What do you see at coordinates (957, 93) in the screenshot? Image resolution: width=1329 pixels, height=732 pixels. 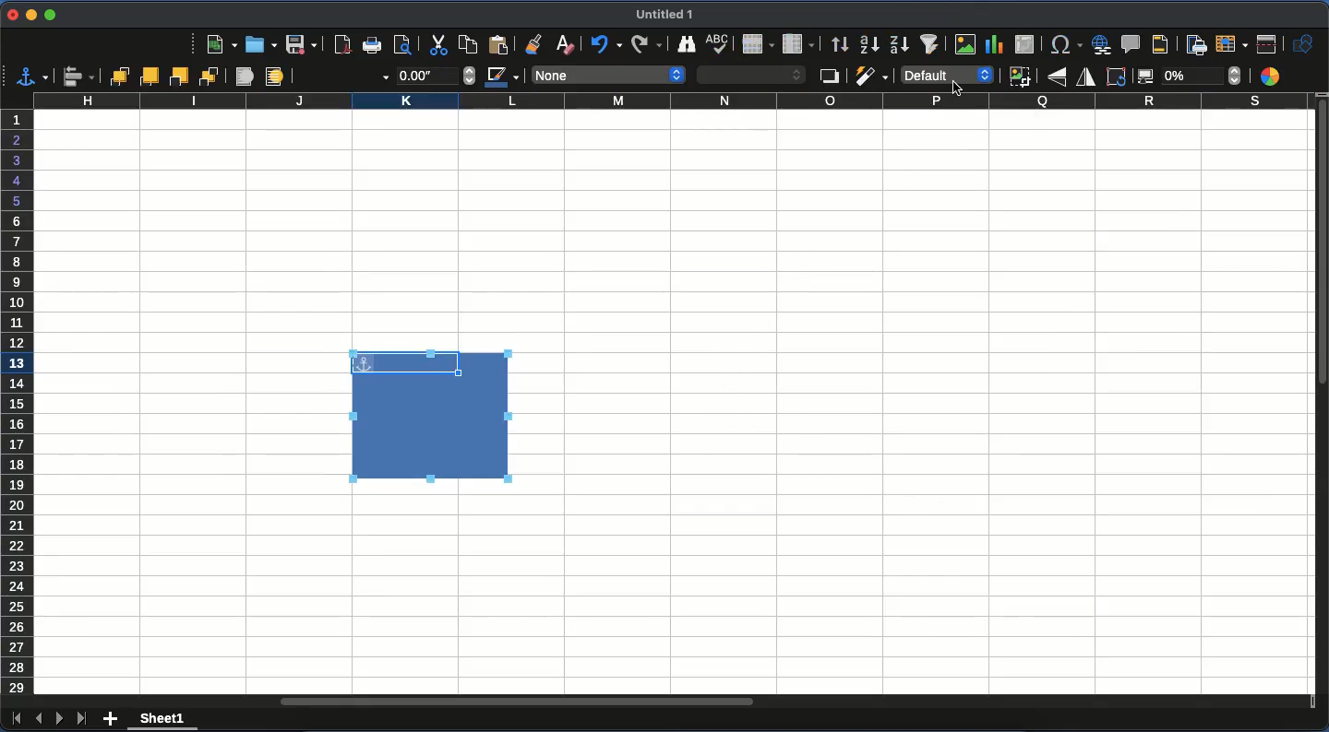 I see `cursor` at bounding box center [957, 93].